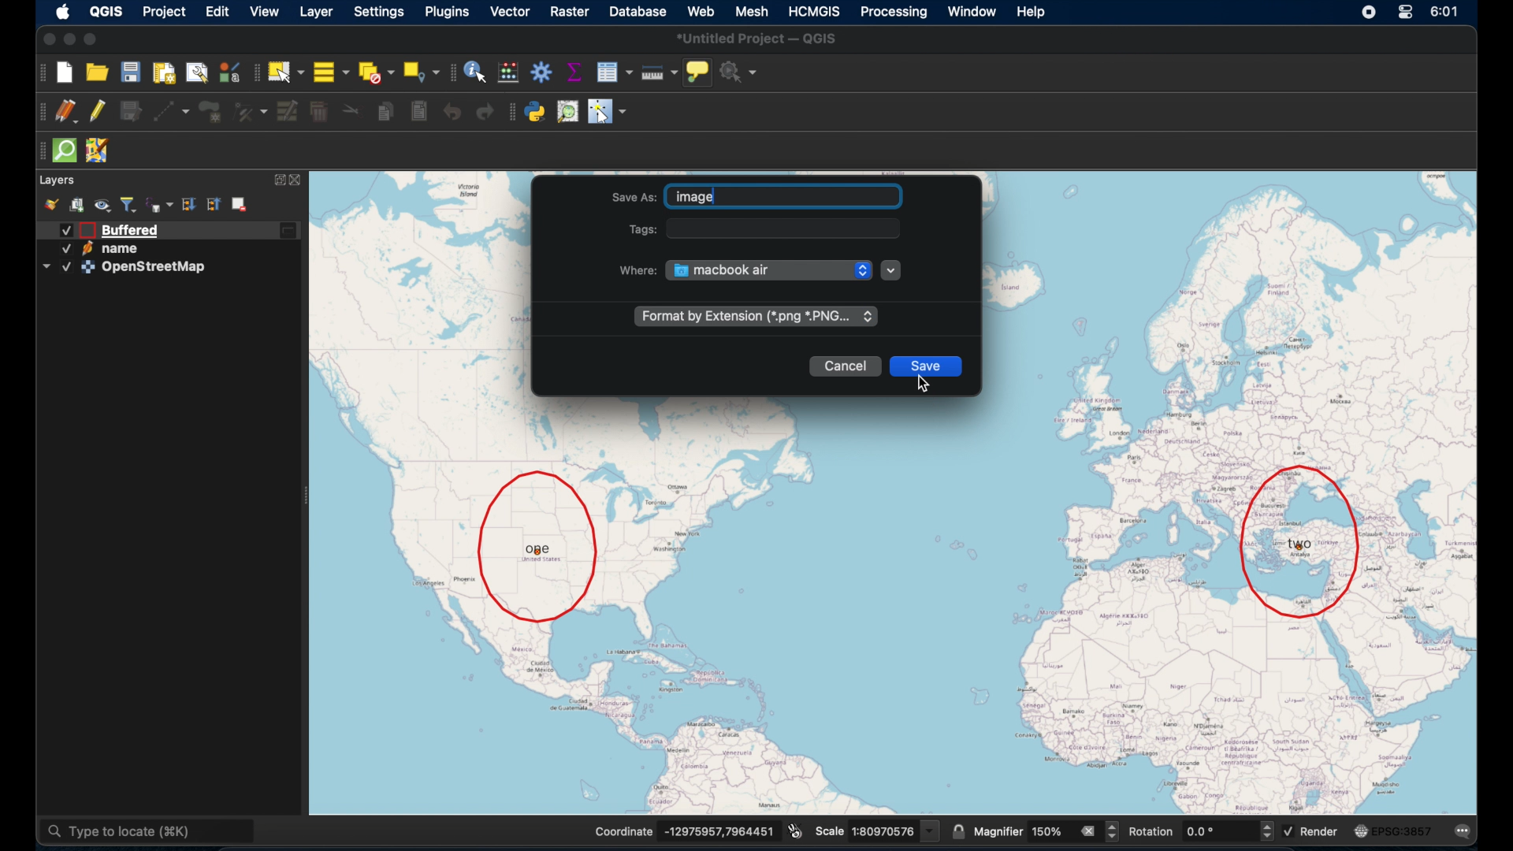  What do you see at coordinates (253, 72) in the screenshot?
I see `selection toolbar` at bounding box center [253, 72].